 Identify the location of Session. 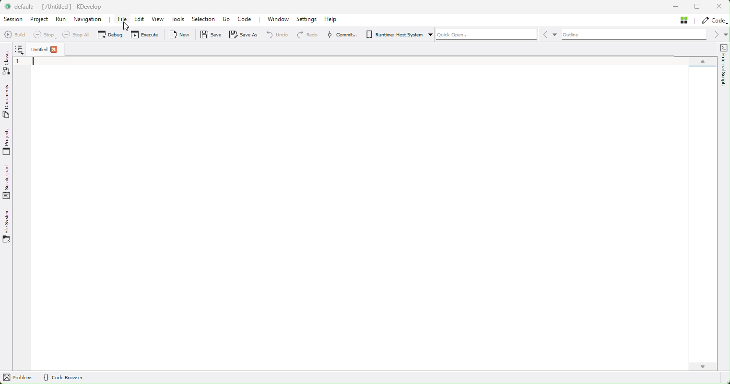
(14, 20).